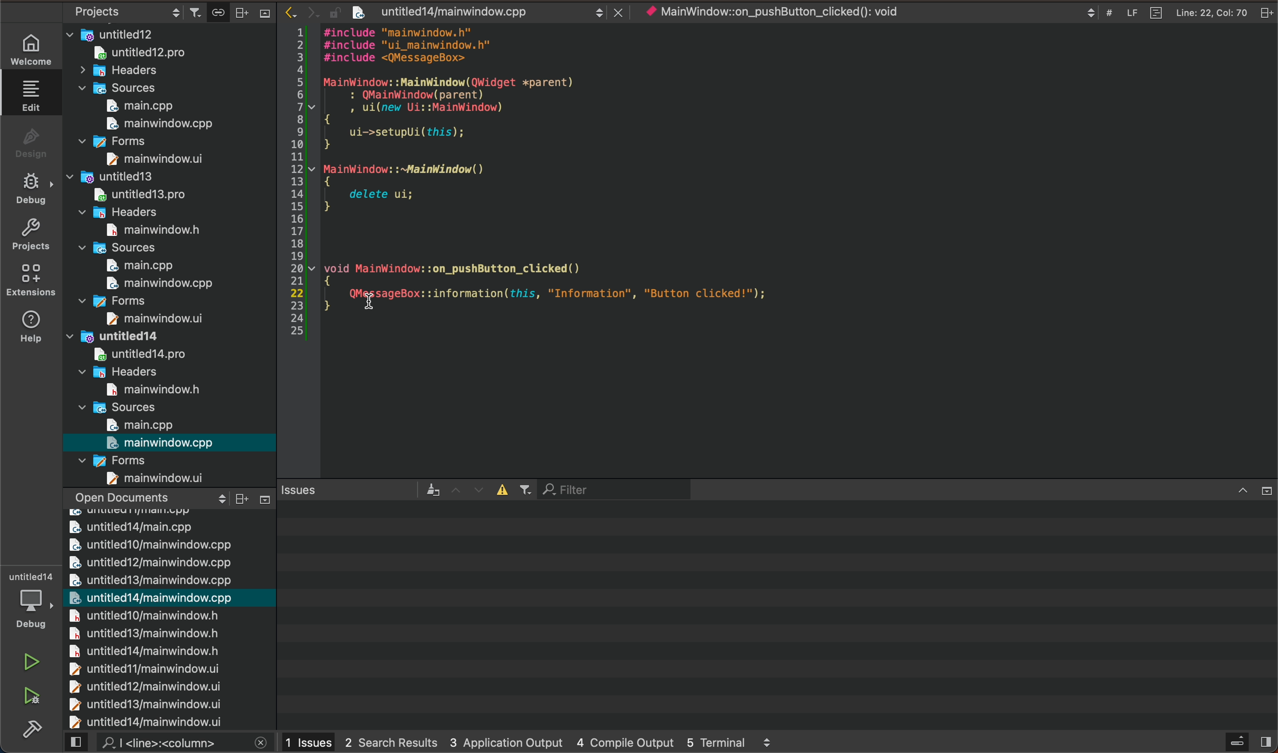 The width and height of the screenshot is (1278, 753). I want to click on untitled12.pro, so click(161, 54).